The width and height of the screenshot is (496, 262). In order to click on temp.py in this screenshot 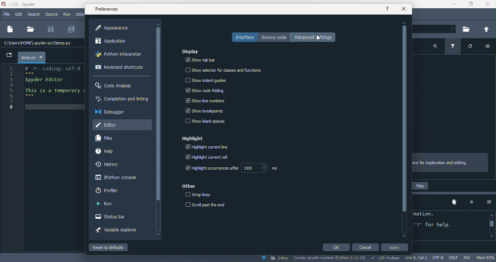, I will do `click(28, 57)`.